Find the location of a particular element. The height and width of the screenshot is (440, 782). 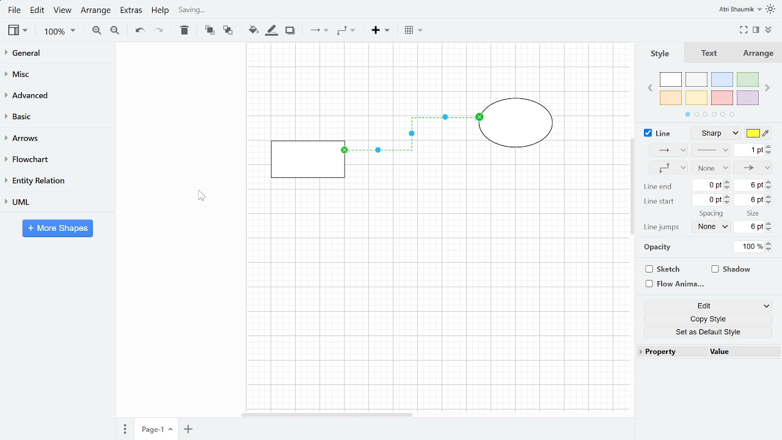

opacity is located at coordinates (654, 248).